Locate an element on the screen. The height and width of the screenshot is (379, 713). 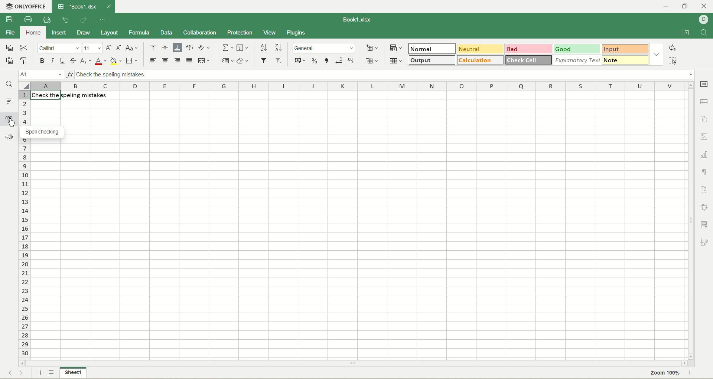
file is located at coordinates (11, 33).